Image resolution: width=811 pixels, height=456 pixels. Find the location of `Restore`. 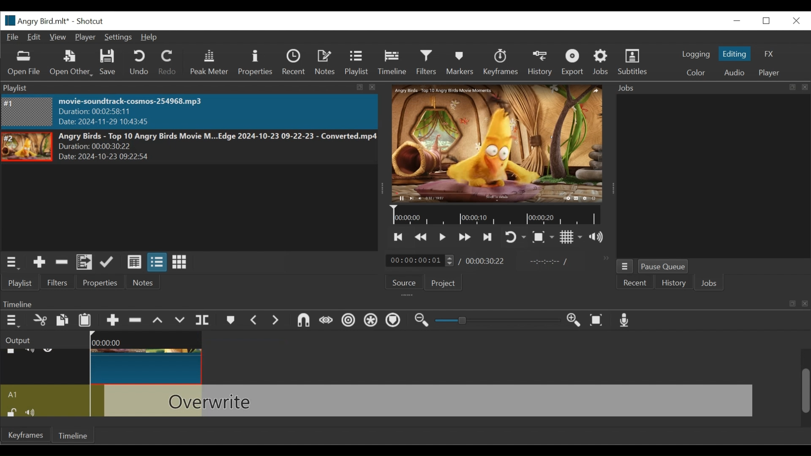

Restore is located at coordinates (767, 20).